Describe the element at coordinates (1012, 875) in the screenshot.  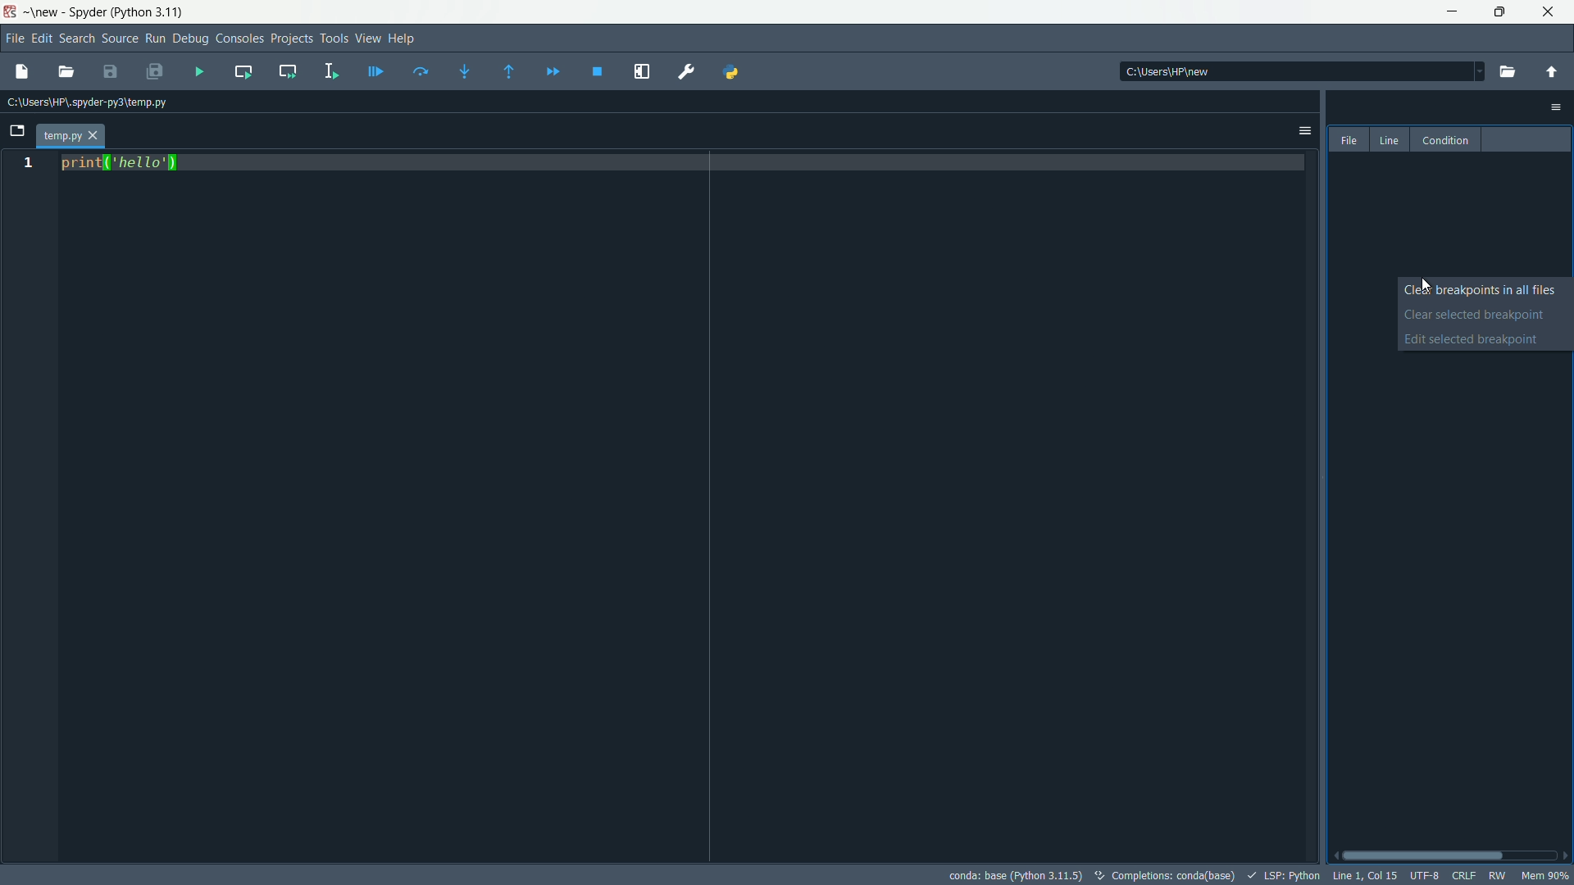
I see `conda: base (Python 3.11.5)` at that location.